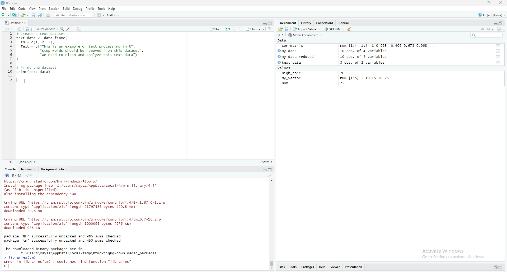 The image size is (507, 272). What do you see at coordinates (8, 266) in the screenshot?
I see `text cursor` at bounding box center [8, 266].